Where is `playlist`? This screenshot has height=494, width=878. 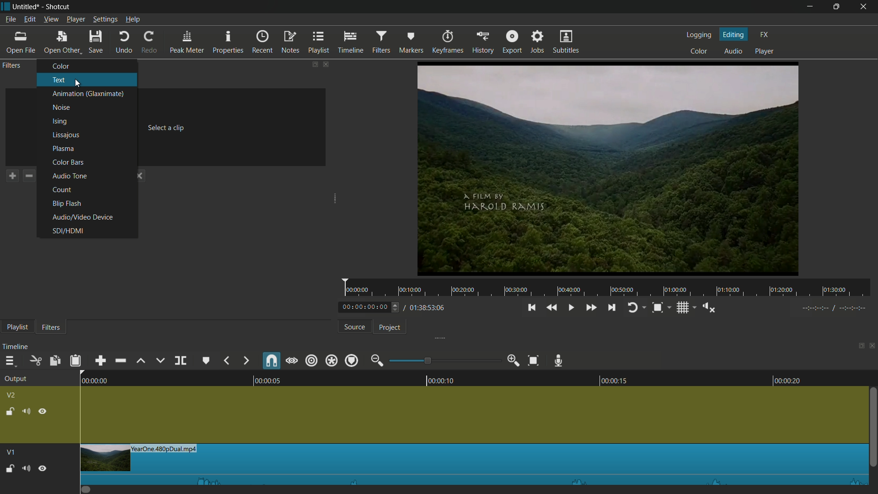
playlist is located at coordinates (320, 43).